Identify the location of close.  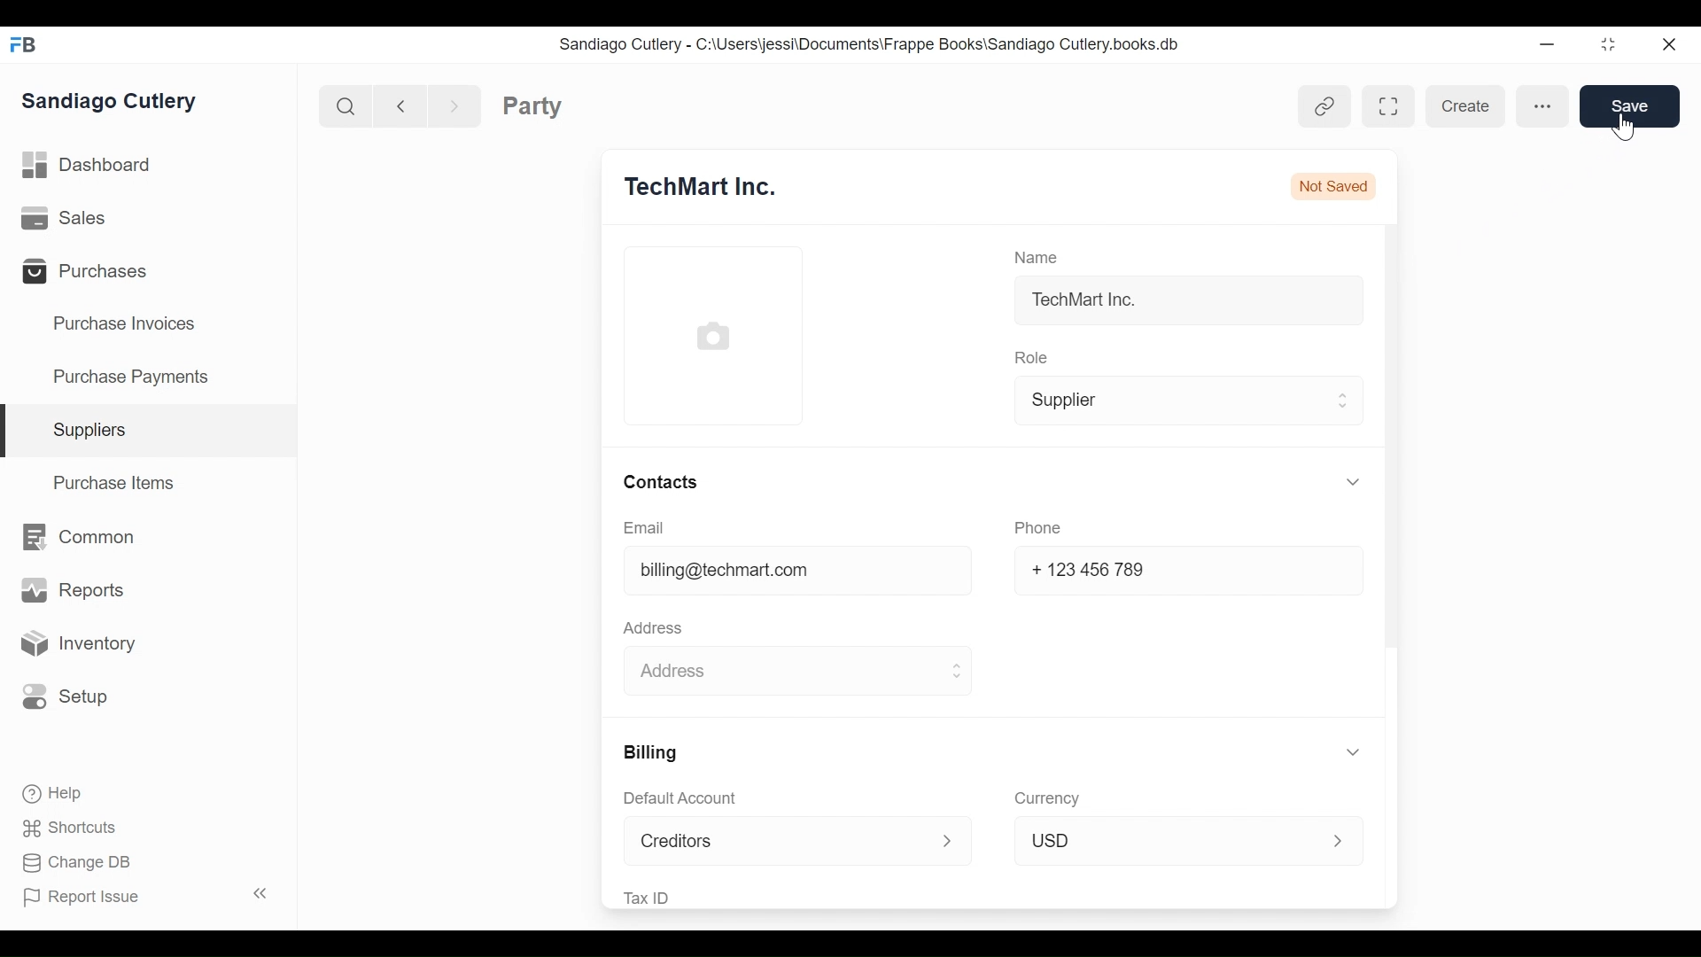
(1671, 48).